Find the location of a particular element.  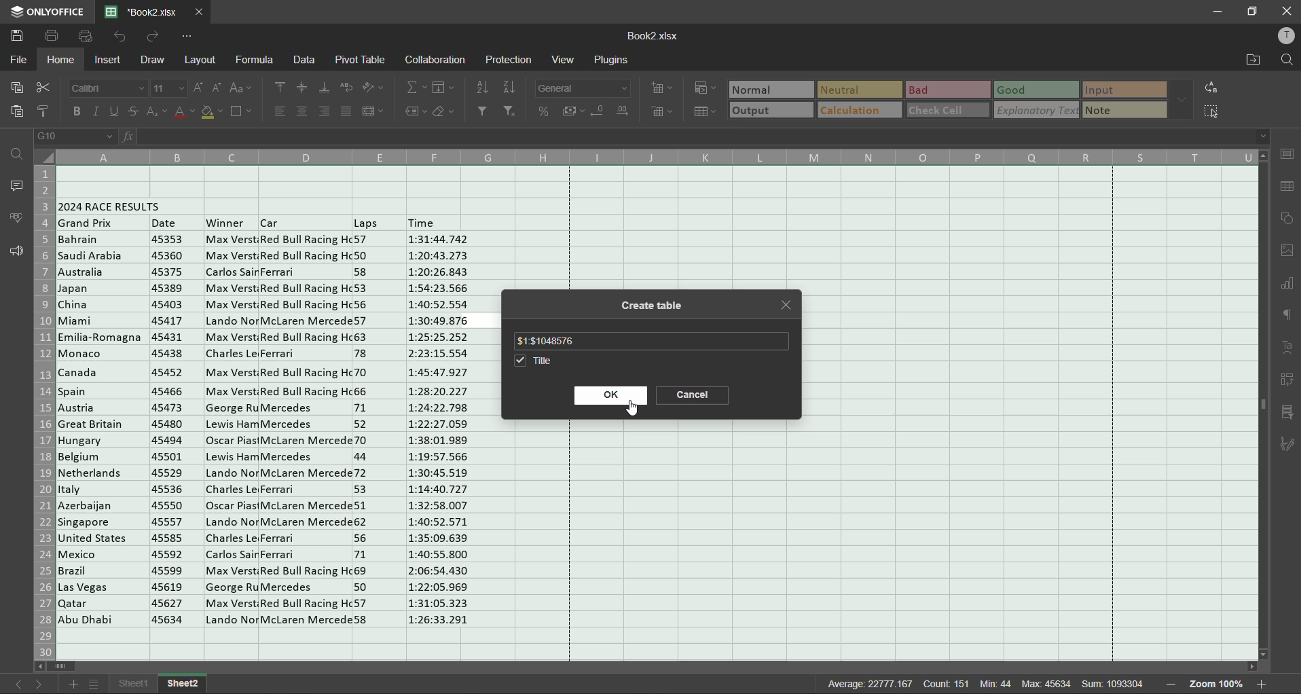

note is located at coordinates (1125, 110).